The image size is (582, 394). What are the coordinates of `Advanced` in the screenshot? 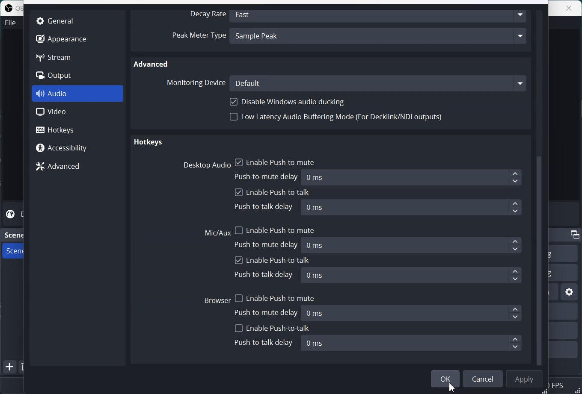 It's located at (77, 166).